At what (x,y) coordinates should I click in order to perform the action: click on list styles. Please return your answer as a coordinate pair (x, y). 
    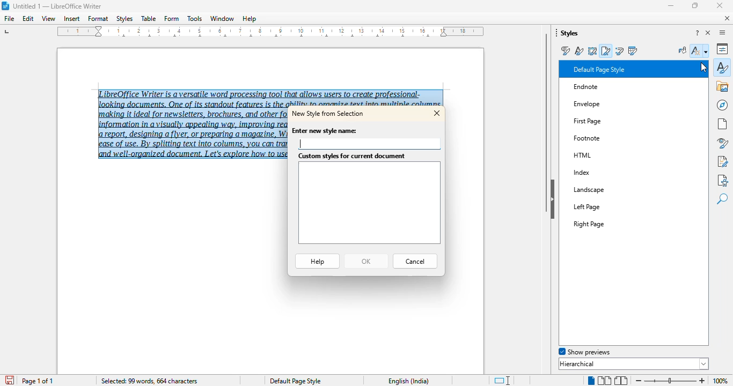
    Looking at the image, I should click on (620, 50).